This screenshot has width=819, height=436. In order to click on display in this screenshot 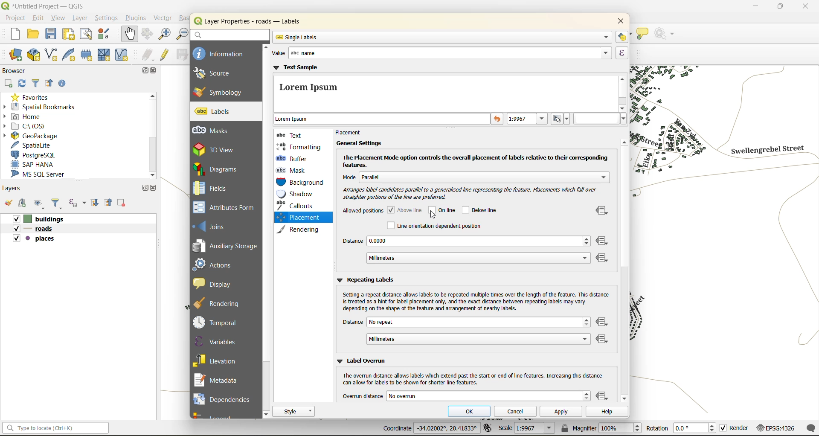, I will do `click(216, 283)`.